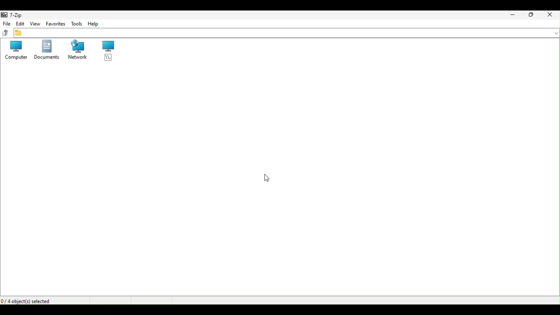  Describe the element at coordinates (265, 177) in the screenshot. I see `Mouse` at that location.